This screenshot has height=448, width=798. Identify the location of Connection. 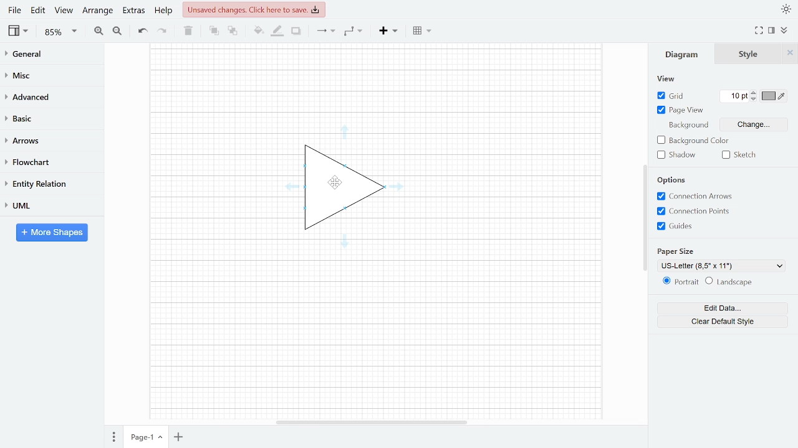
(325, 30).